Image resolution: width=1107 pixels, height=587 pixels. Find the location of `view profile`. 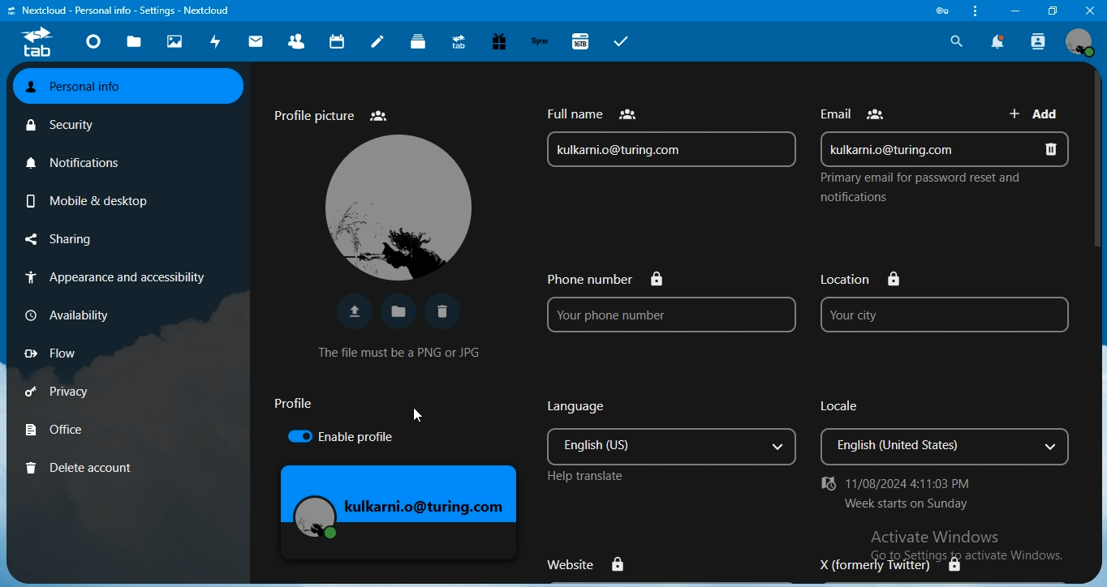

view profile is located at coordinates (1080, 42).